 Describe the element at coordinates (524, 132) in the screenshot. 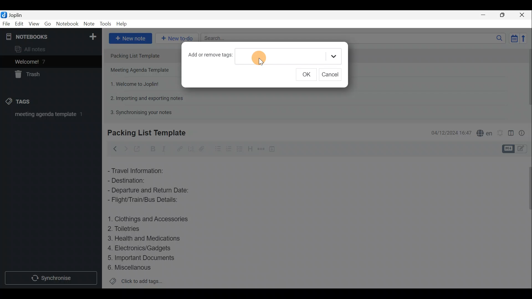

I see `Note properties` at that location.